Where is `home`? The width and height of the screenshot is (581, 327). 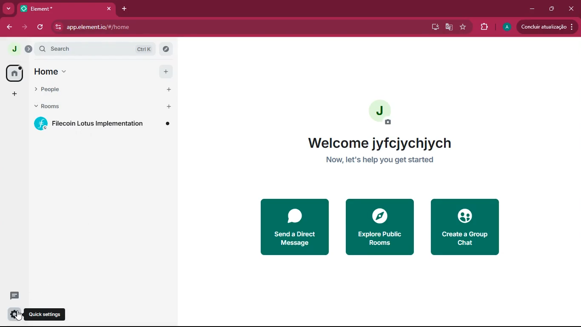
home is located at coordinates (11, 72).